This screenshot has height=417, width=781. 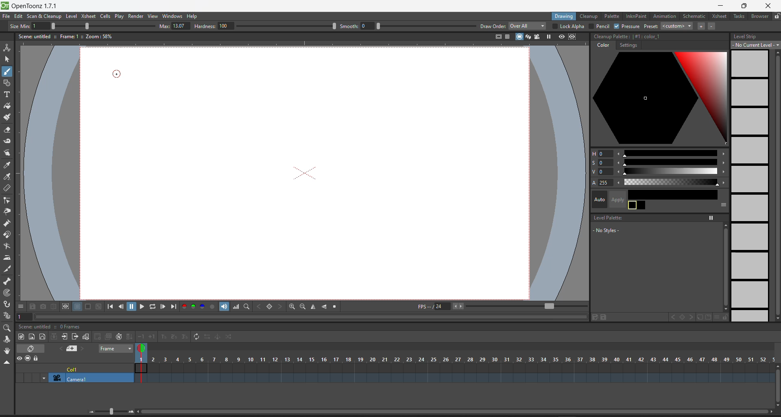 I want to click on previous frame, so click(x=122, y=307).